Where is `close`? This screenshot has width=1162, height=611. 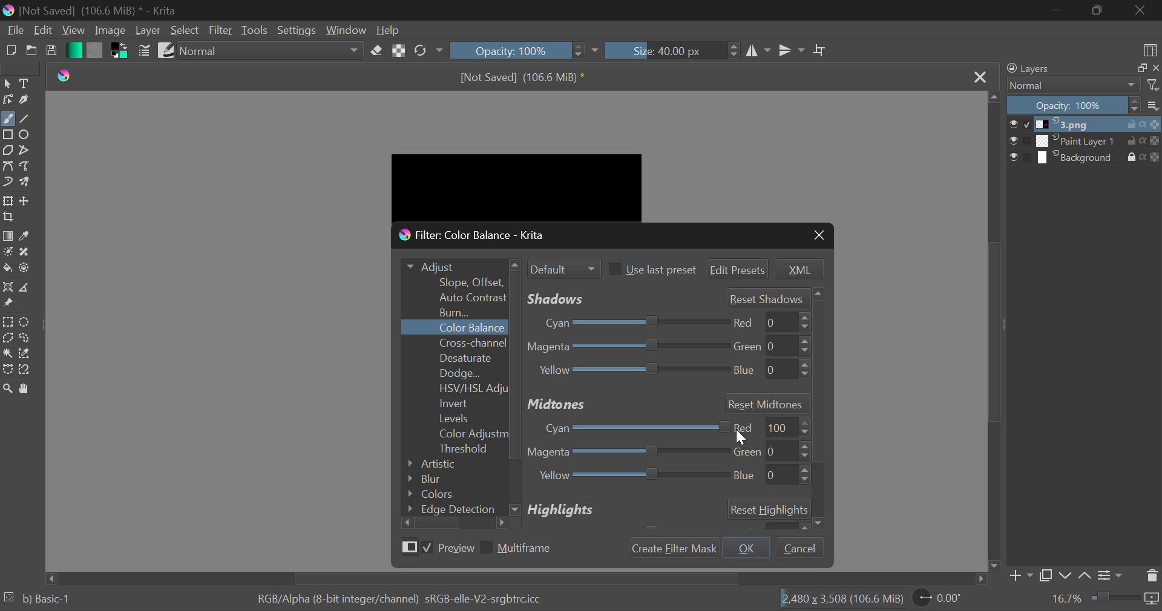
close is located at coordinates (1155, 68).